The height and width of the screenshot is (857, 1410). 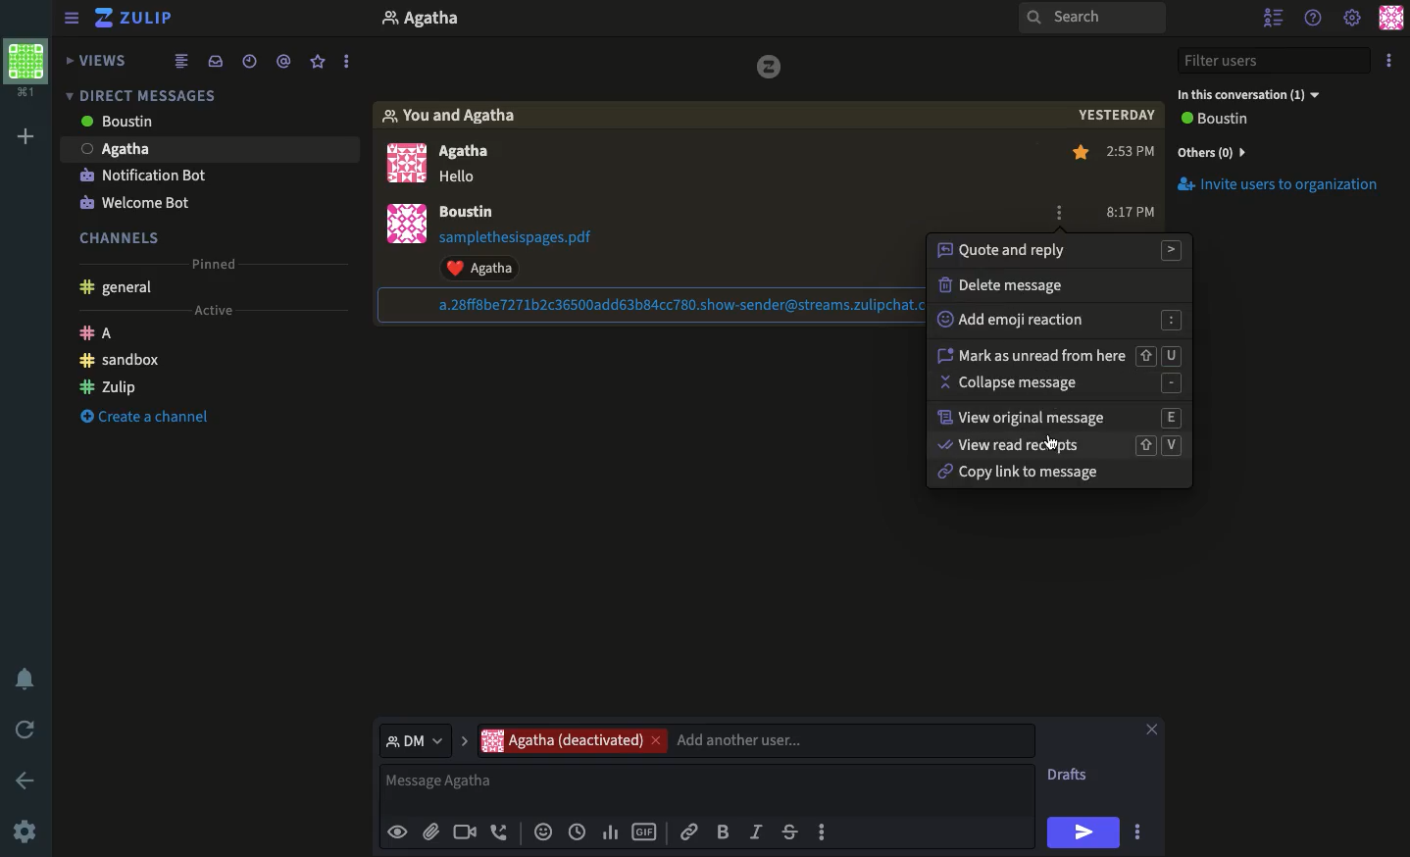 What do you see at coordinates (348, 57) in the screenshot?
I see `options` at bounding box center [348, 57].